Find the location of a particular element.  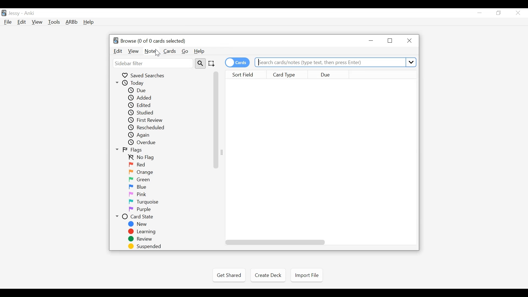

New is located at coordinates (138, 224).